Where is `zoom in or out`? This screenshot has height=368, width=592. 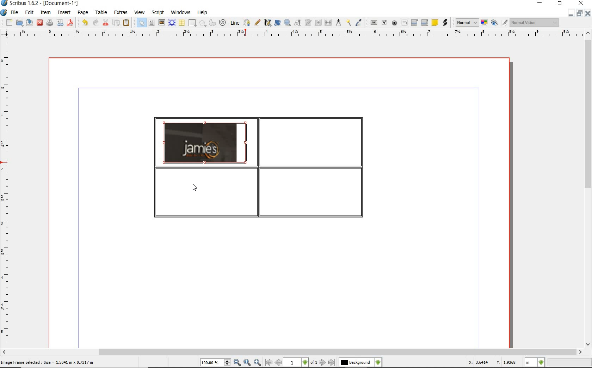
zoom in or out is located at coordinates (287, 23).